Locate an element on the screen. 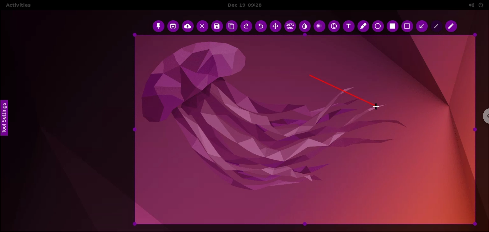  line is located at coordinates (340, 89).